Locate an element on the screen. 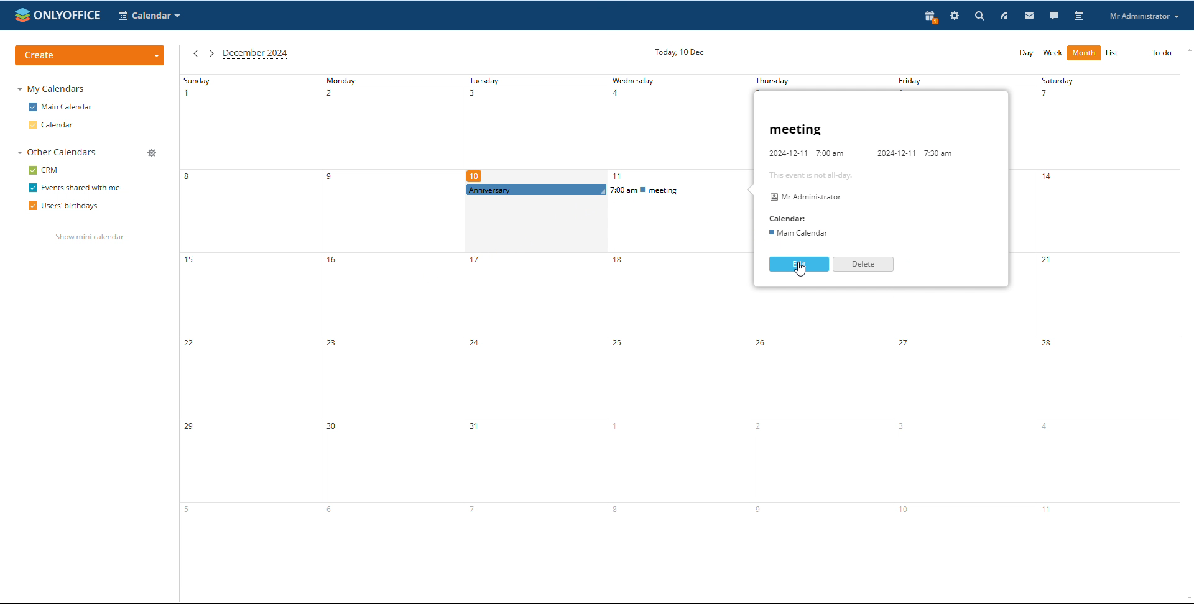 Image resolution: width=1194 pixels, height=604 pixels. main calender is located at coordinates (801, 232).